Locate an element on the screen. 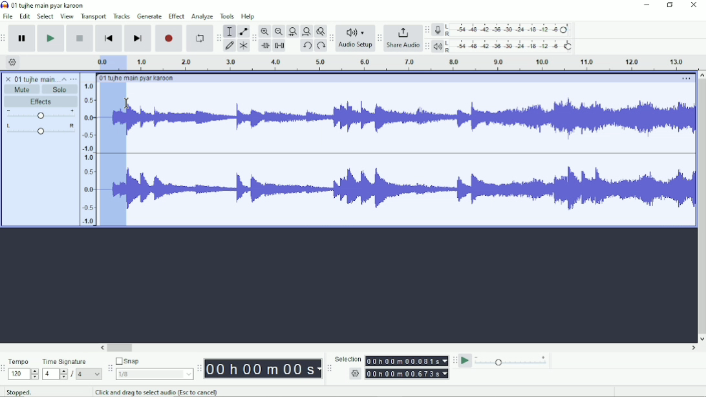 The height and width of the screenshot is (397, 706). Selection tool is located at coordinates (230, 30).